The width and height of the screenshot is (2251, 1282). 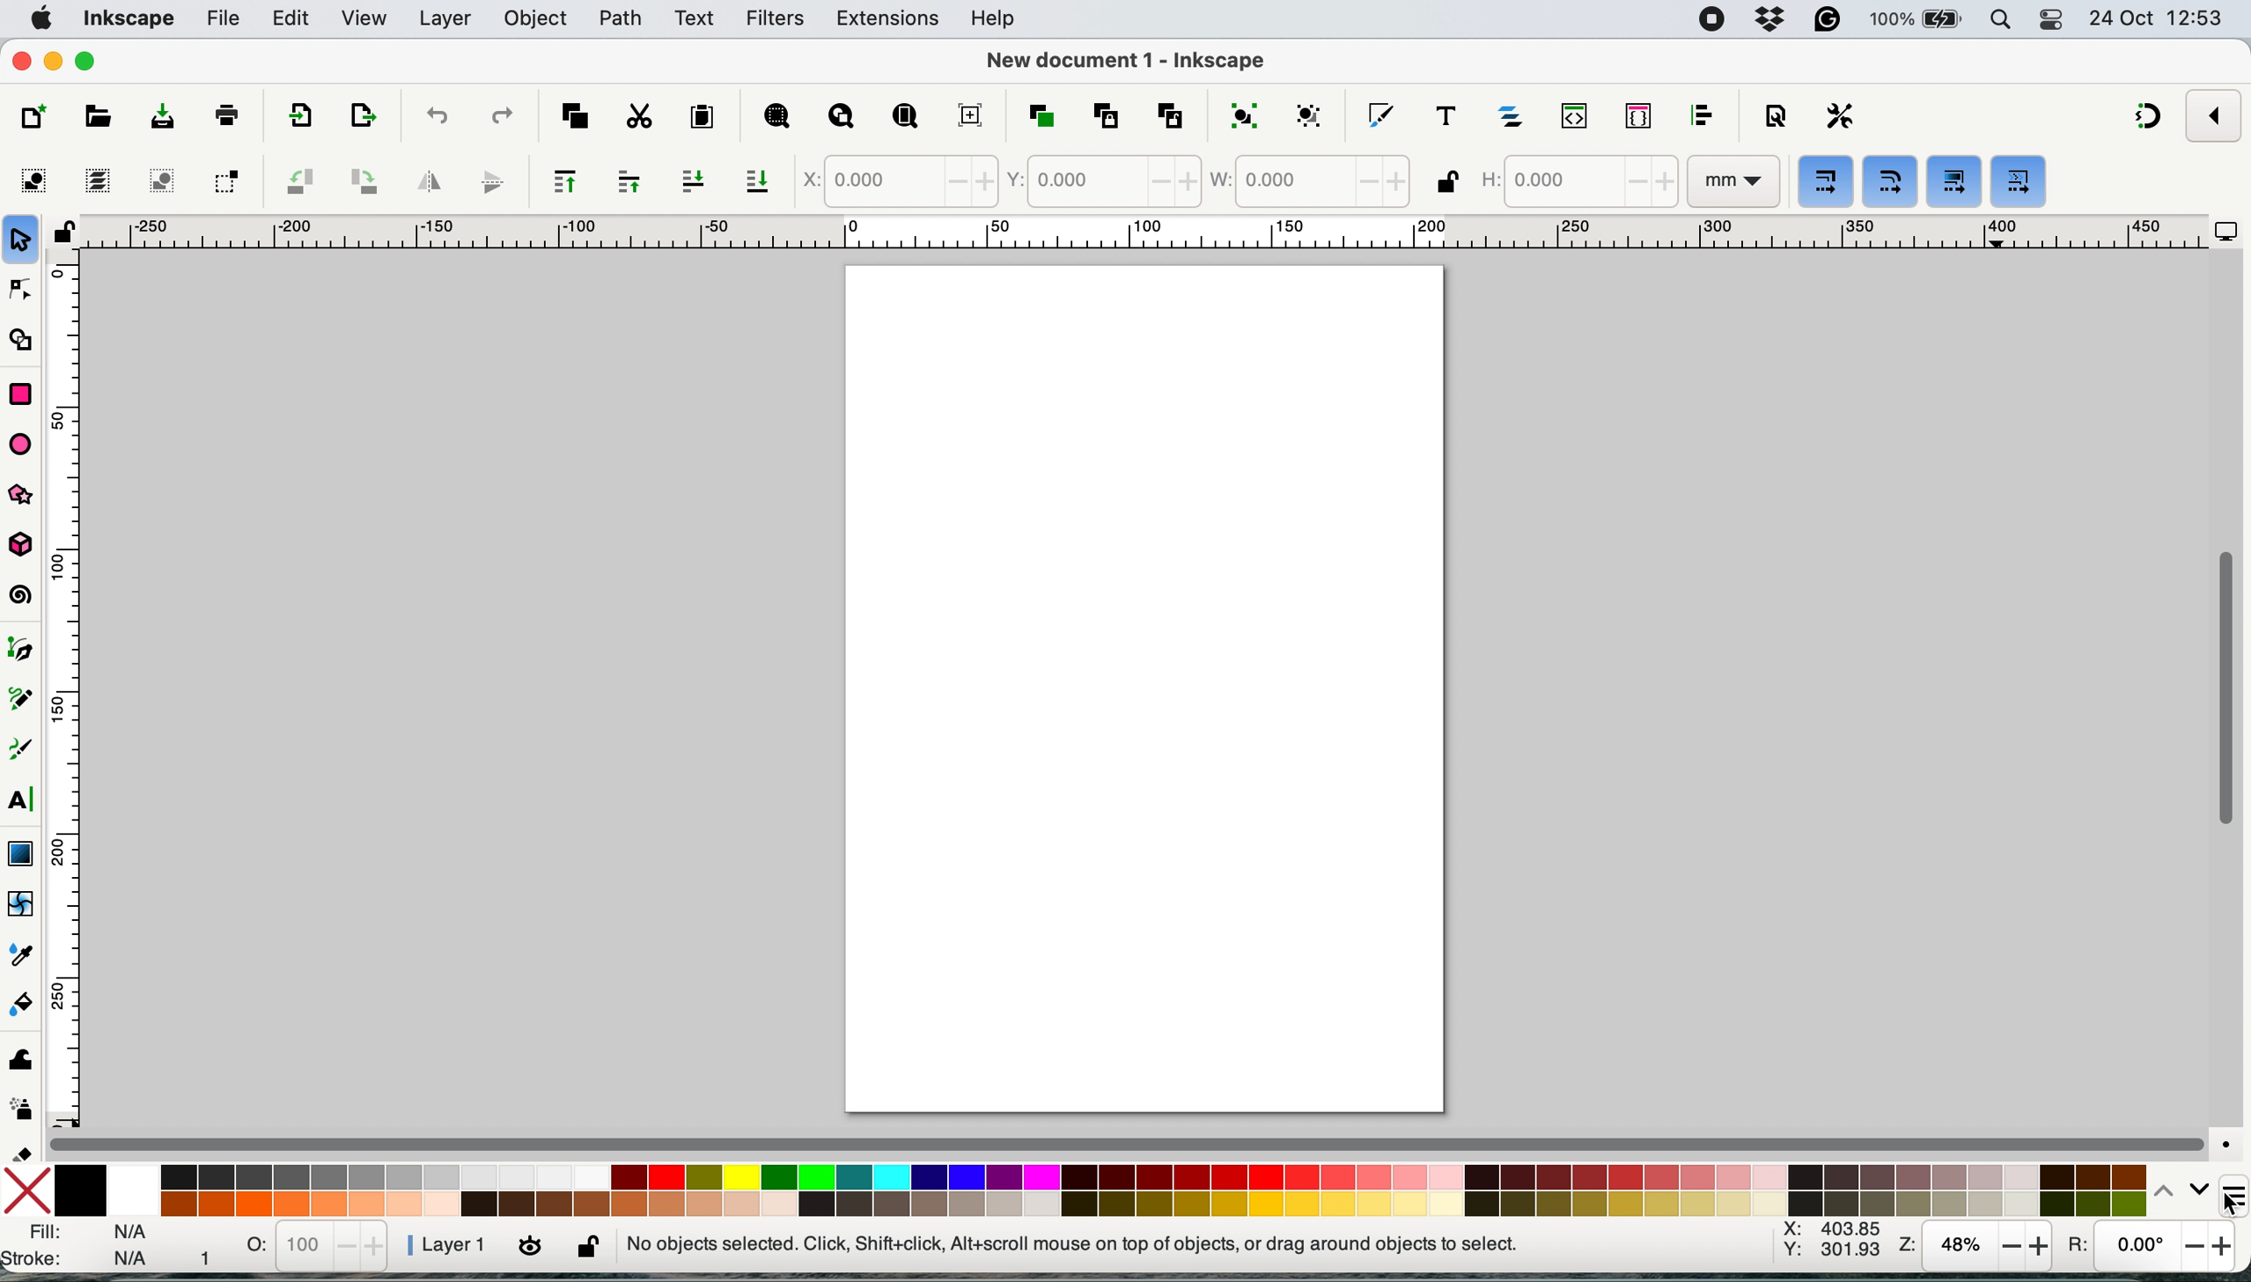 What do you see at coordinates (1445, 114) in the screenshot?
I see `text and font` at bounding box center [1445, 114].